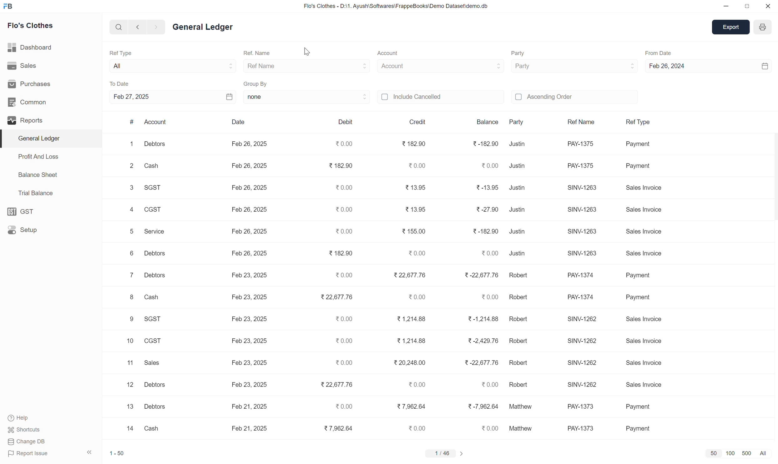  I want to click on purchases, so click(51, 84).